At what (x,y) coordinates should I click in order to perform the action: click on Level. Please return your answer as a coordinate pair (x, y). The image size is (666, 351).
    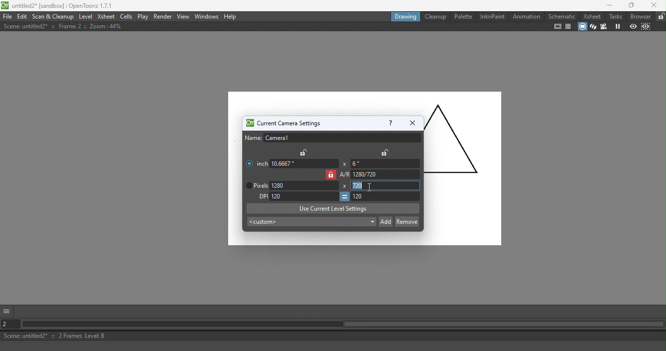
    Looking at the image, I should click on (86, 16).